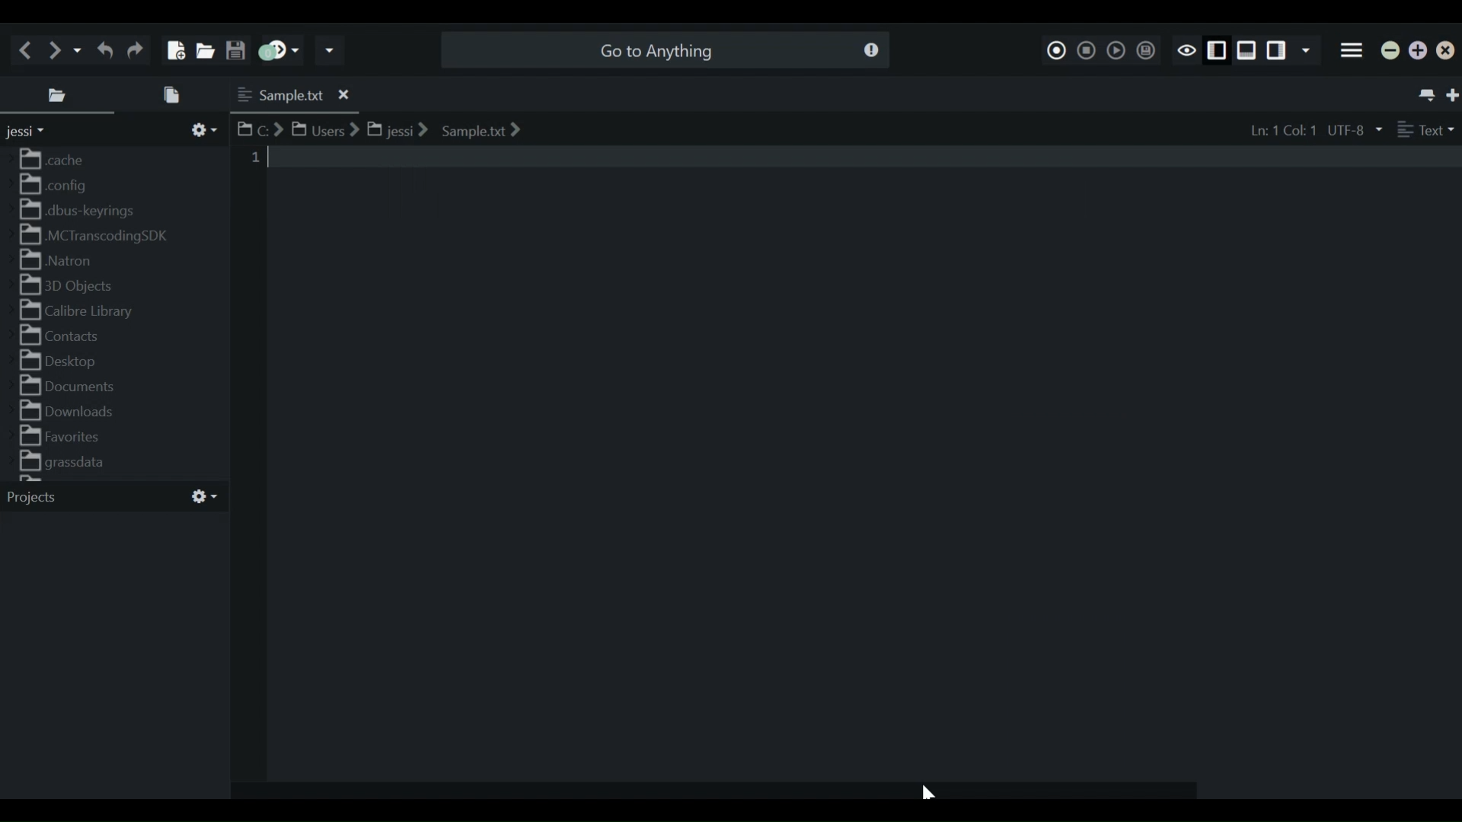 Image resolution: width=1462 pixels, height=822 pixels. Describe the element at coordinates (207, 49) in the screenshot. I see `Open file` at that location.